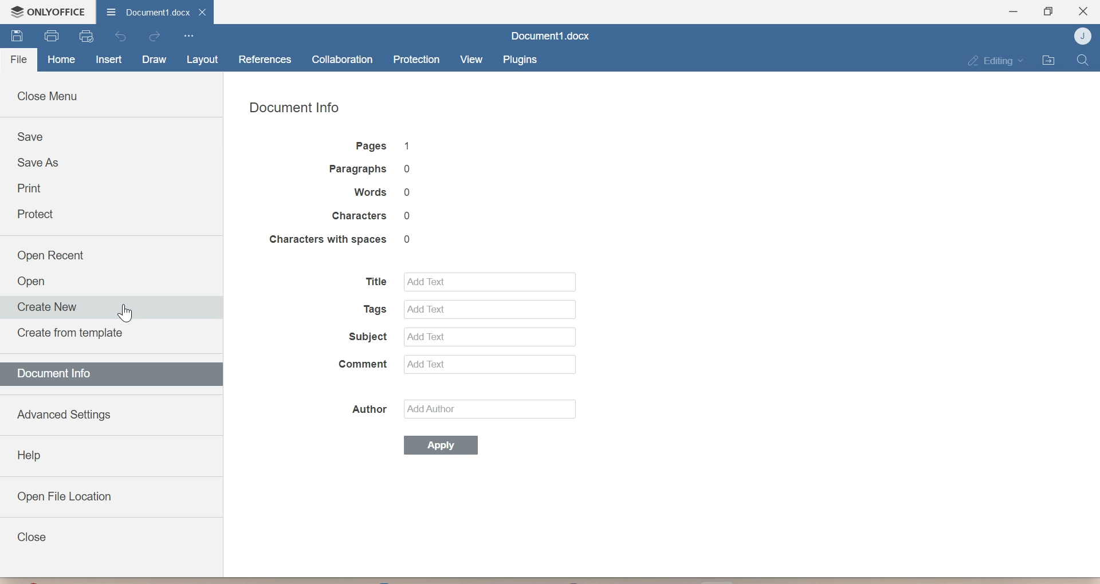 The height and width of the screenshot is (584, 1100). What do you see at coordinates (61, 375) in the screenshot?
I see `Document infor` at bounding box center [61, 375].